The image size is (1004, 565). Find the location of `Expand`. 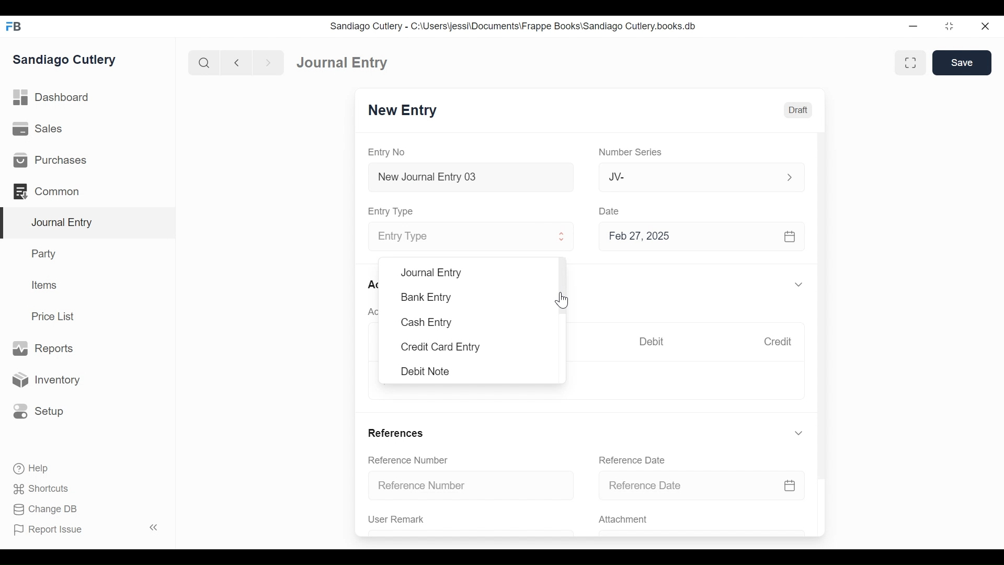

Expand is located at coordinates (563, 237).